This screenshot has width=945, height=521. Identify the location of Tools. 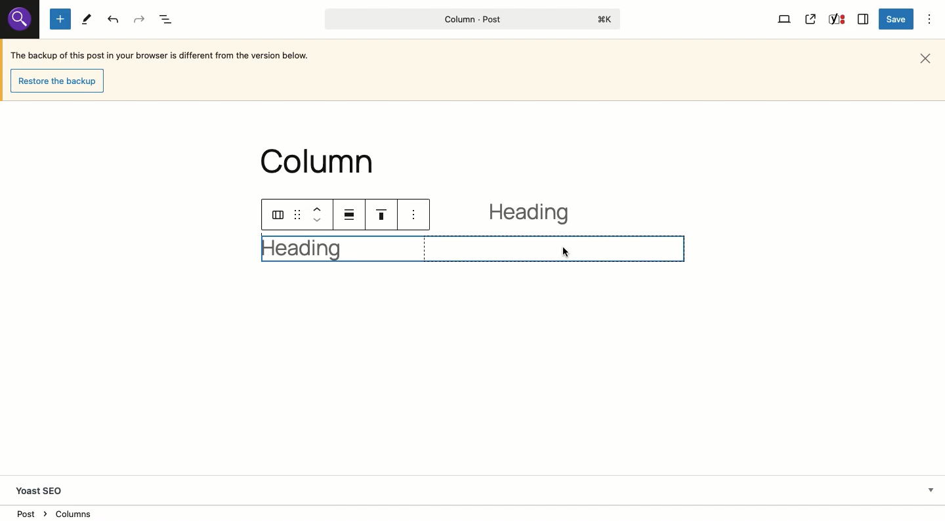
(87, 20).